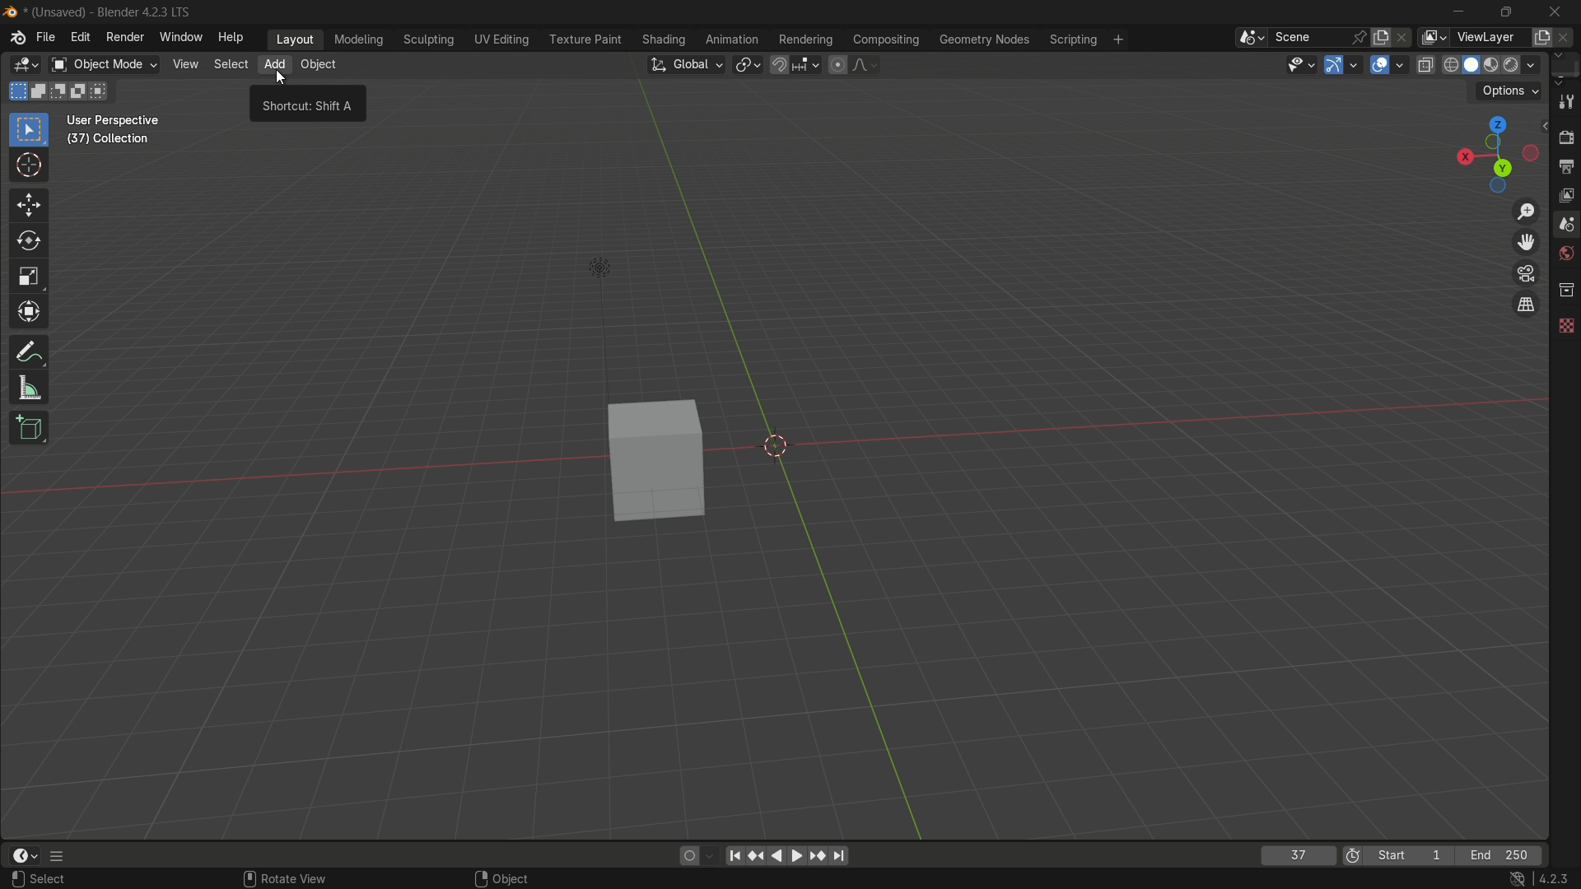 The width and height of the screenshot is (1581, 889). What do you see at coordinates (231, 38) in the screenshot?
I see `help menu` at bounding box center [231, 38].